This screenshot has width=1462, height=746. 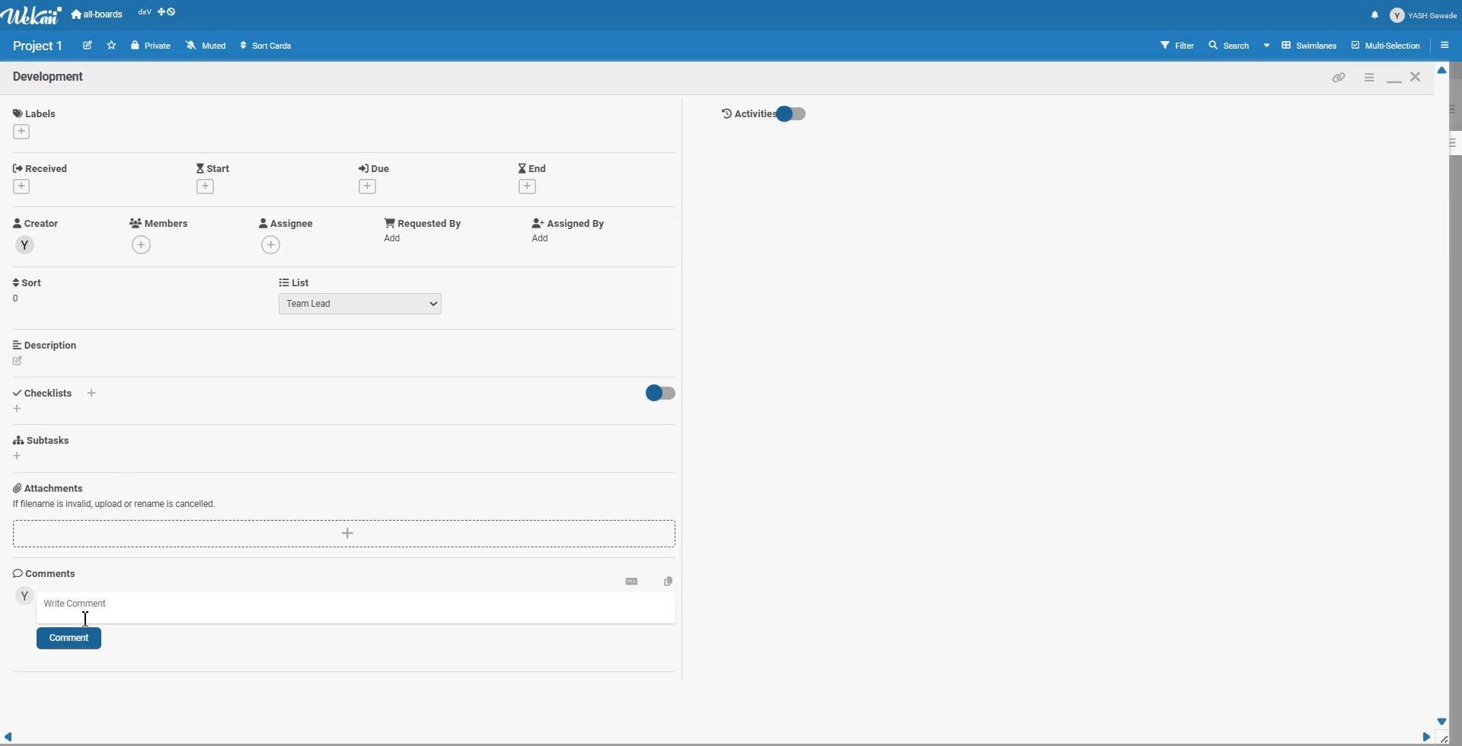 I want to click on Horizontal Scroll bar, so click(x=716, y=738).